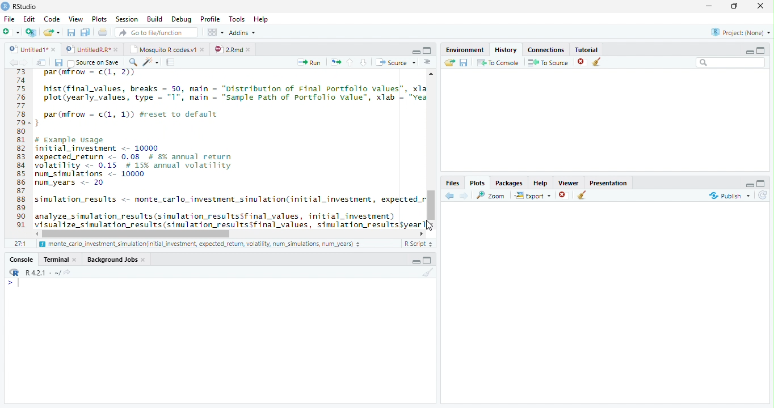 The image size is (774, 408). I want to click on Line Numbers, so click(20, 153).